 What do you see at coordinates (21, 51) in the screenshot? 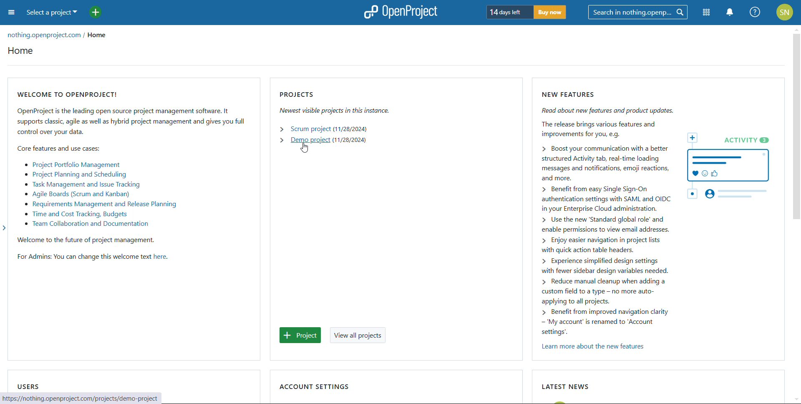
I see `home` at bounding box center [21, 51].